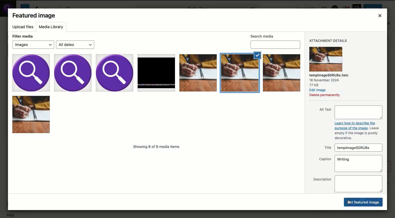 The image size is (395, 218). What do you see at coordinates (156, 72) in the screenshot?
I see `Image` at bounding box center [156, 72].